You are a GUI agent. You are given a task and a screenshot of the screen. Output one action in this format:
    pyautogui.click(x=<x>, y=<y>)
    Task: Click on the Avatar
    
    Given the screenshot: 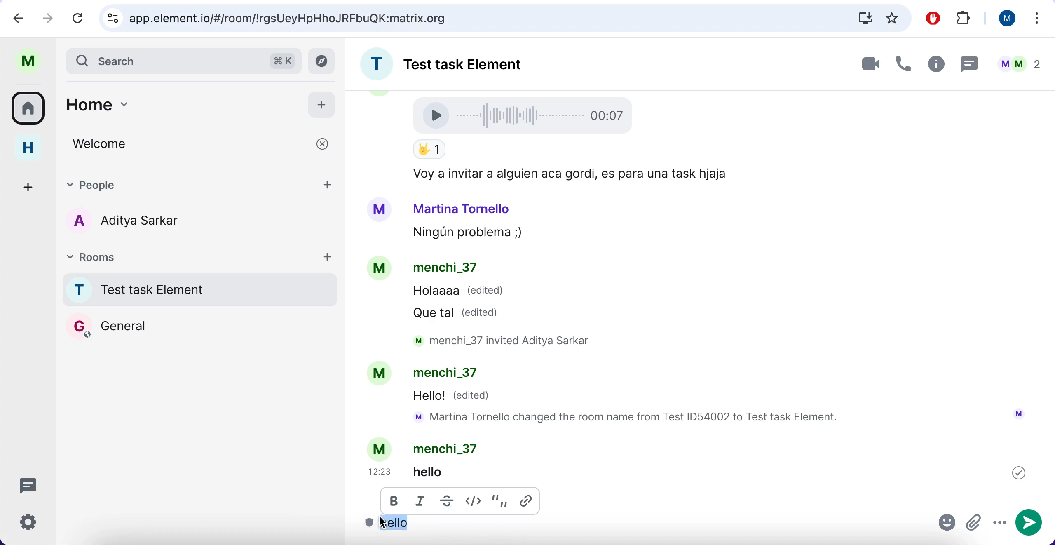 What is the action you would take?
    pyautogui.click(x=381, y=270)
    